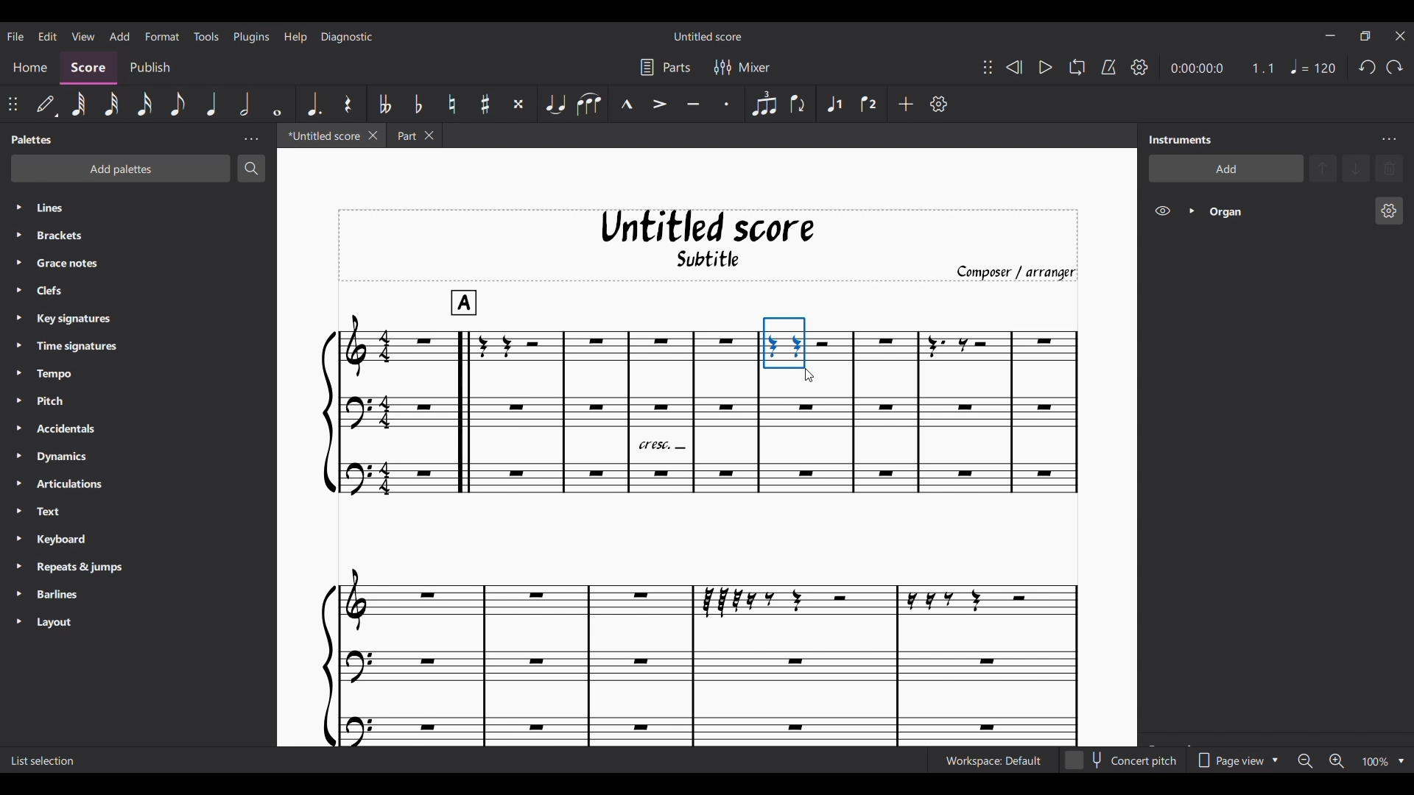 The height and width of the screenshot is (795, 1414). Describe the element at coordinates (205, 35) in the screenshot. I see `Tools menu` at that location.